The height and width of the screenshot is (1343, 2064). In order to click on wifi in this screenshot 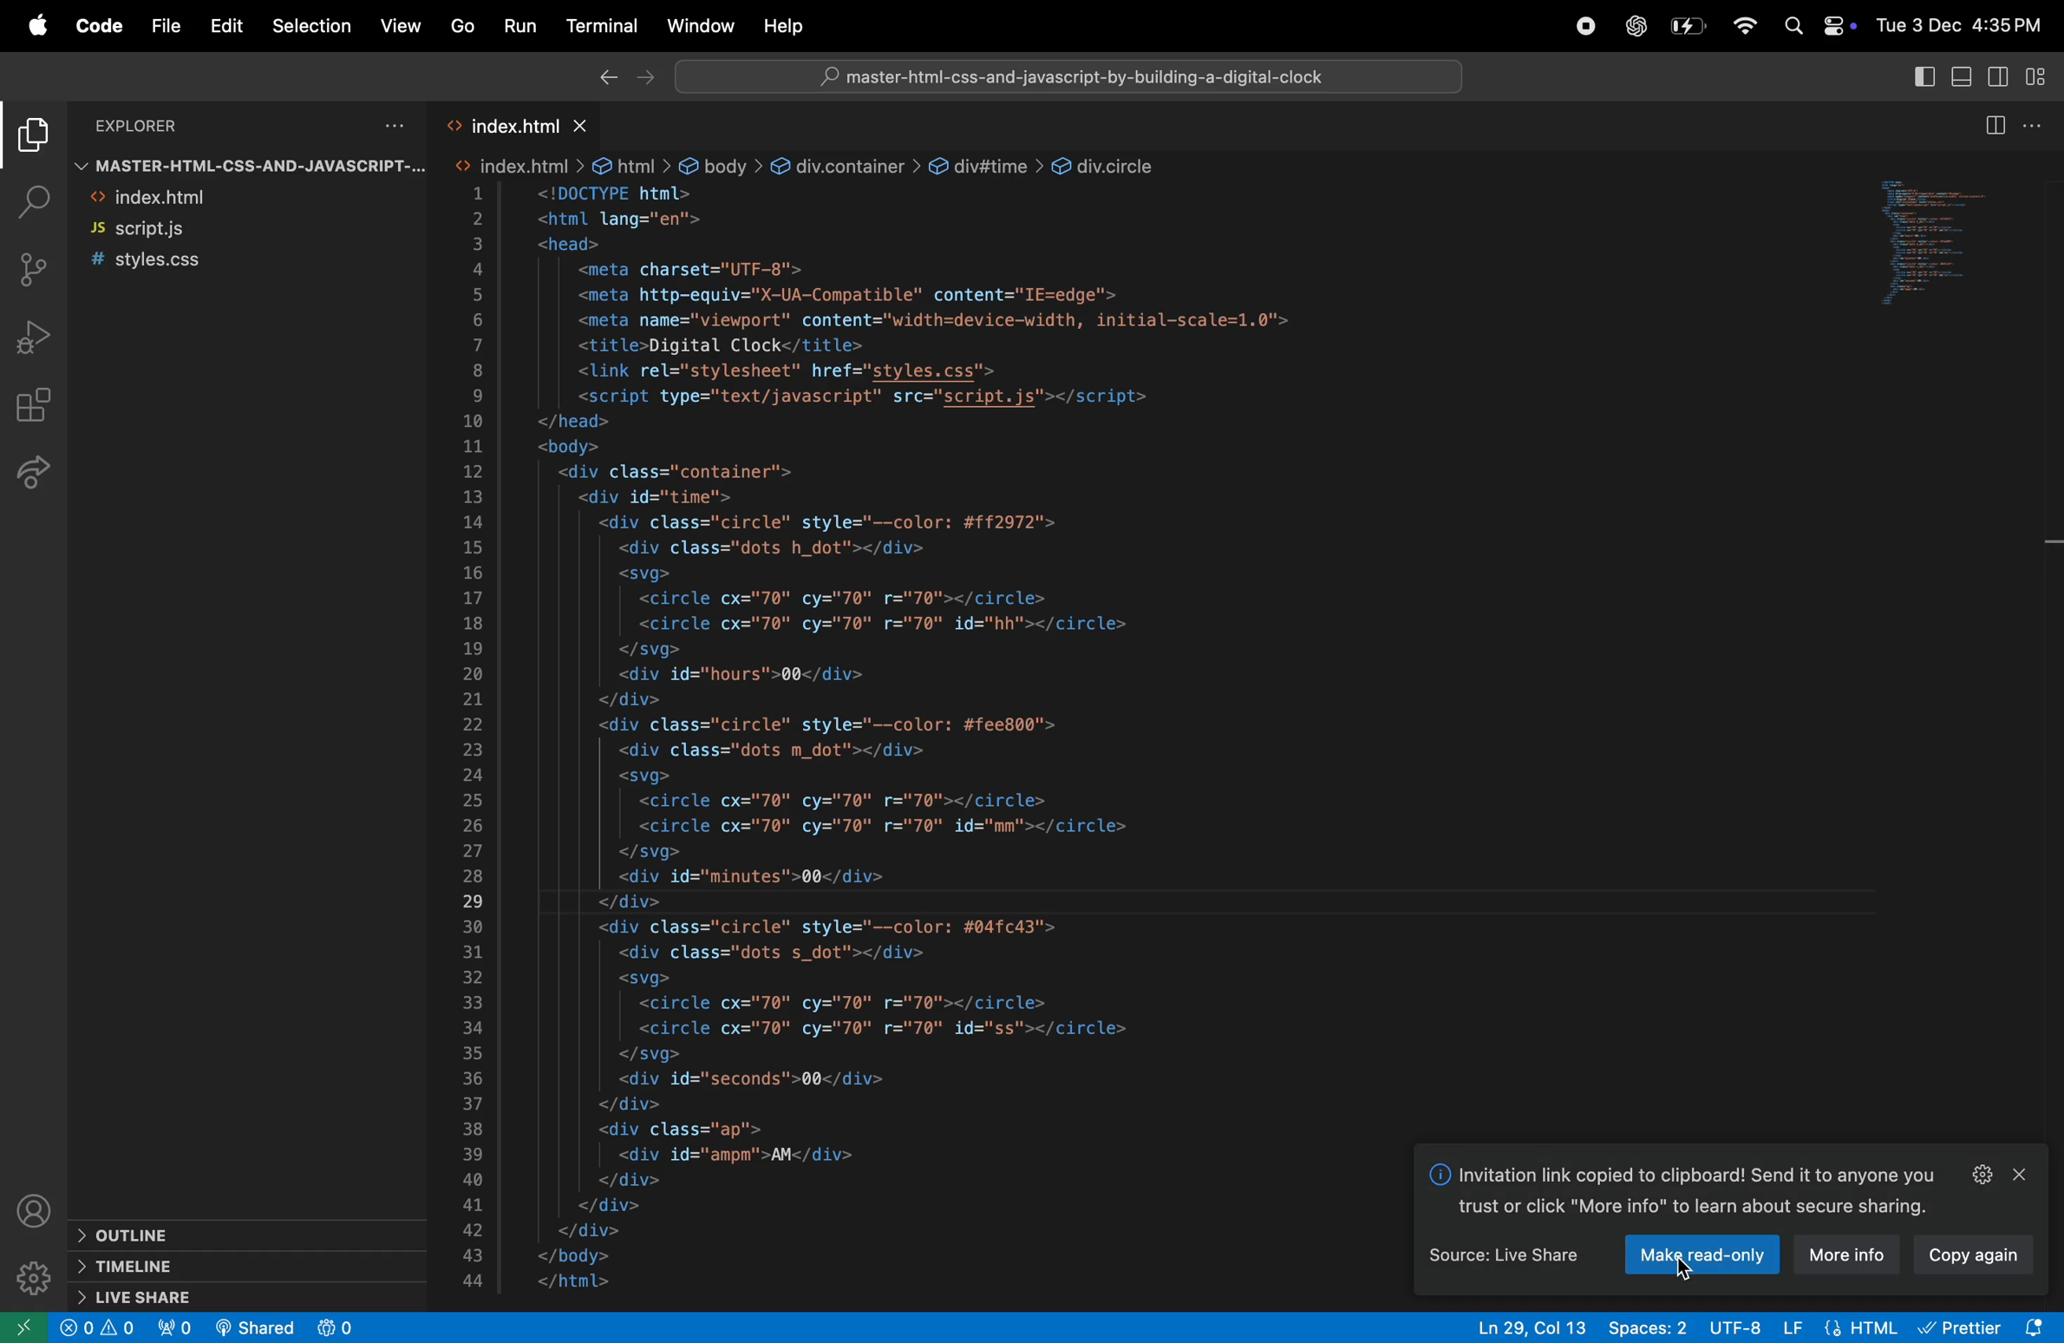, I will do `click(1741, 26)`.